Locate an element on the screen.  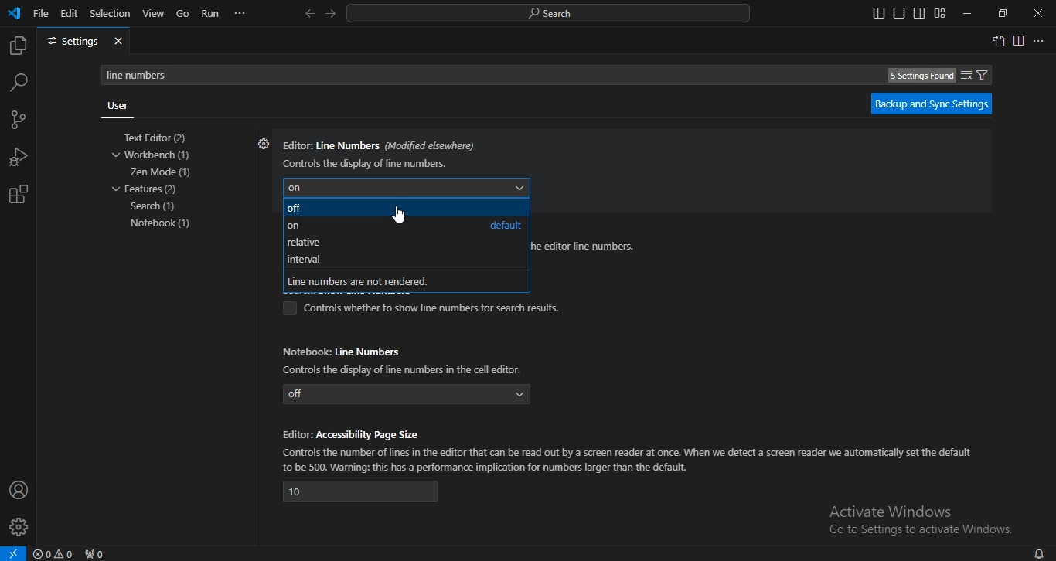
4 is located at coordinates (361, 491).